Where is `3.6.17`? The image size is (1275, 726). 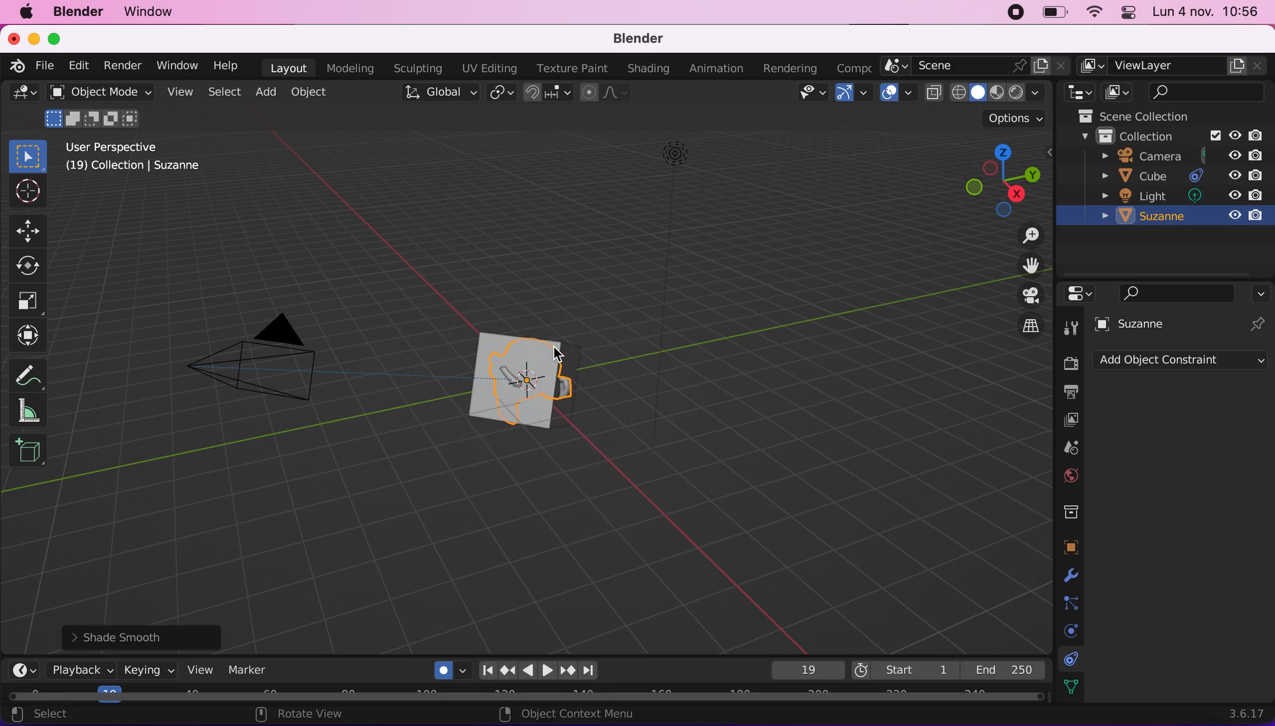 3.6.17 is located at coordinates (1235, 713).